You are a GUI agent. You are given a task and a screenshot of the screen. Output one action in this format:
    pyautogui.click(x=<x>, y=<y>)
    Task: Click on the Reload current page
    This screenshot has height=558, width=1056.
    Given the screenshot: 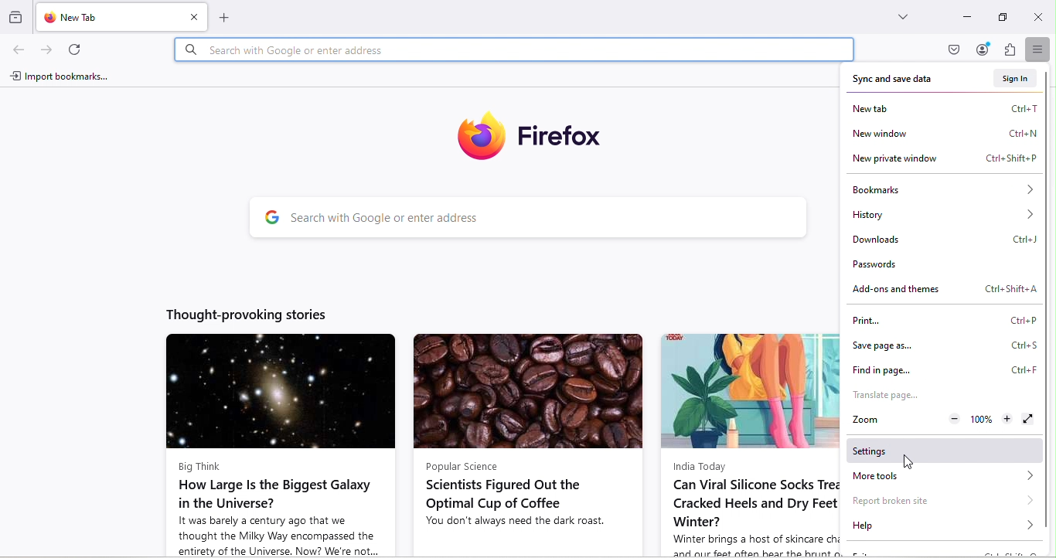 What is the action you would take?
    pyautogui.click(x=78, y=50)
    